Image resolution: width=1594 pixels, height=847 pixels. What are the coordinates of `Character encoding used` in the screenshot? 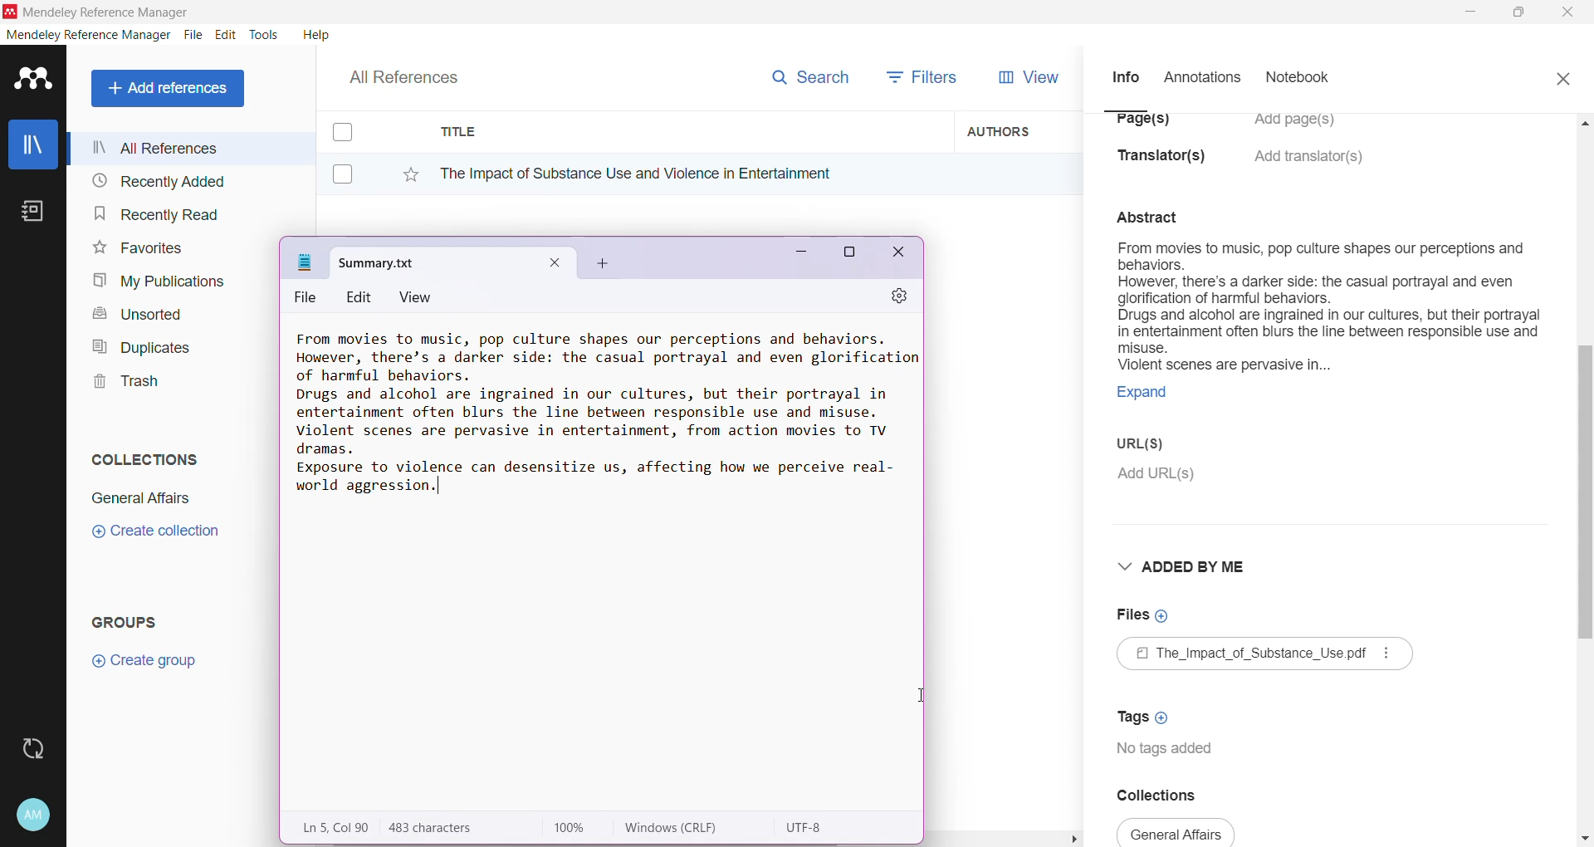 It's located at (808, 828).